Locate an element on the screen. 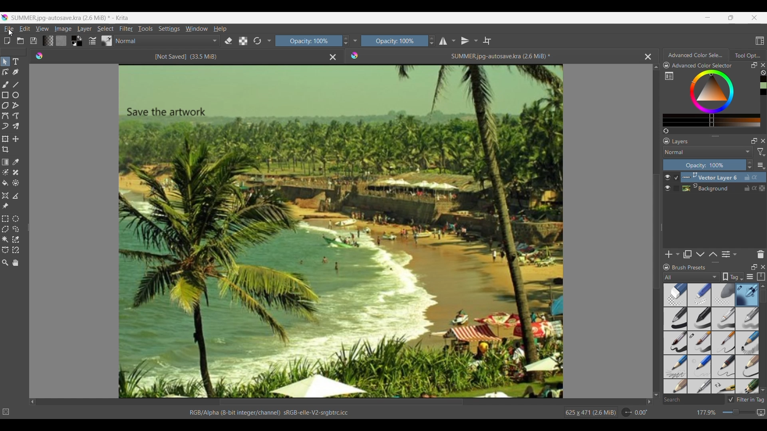  Display settings is located at coordinates (750, 277).